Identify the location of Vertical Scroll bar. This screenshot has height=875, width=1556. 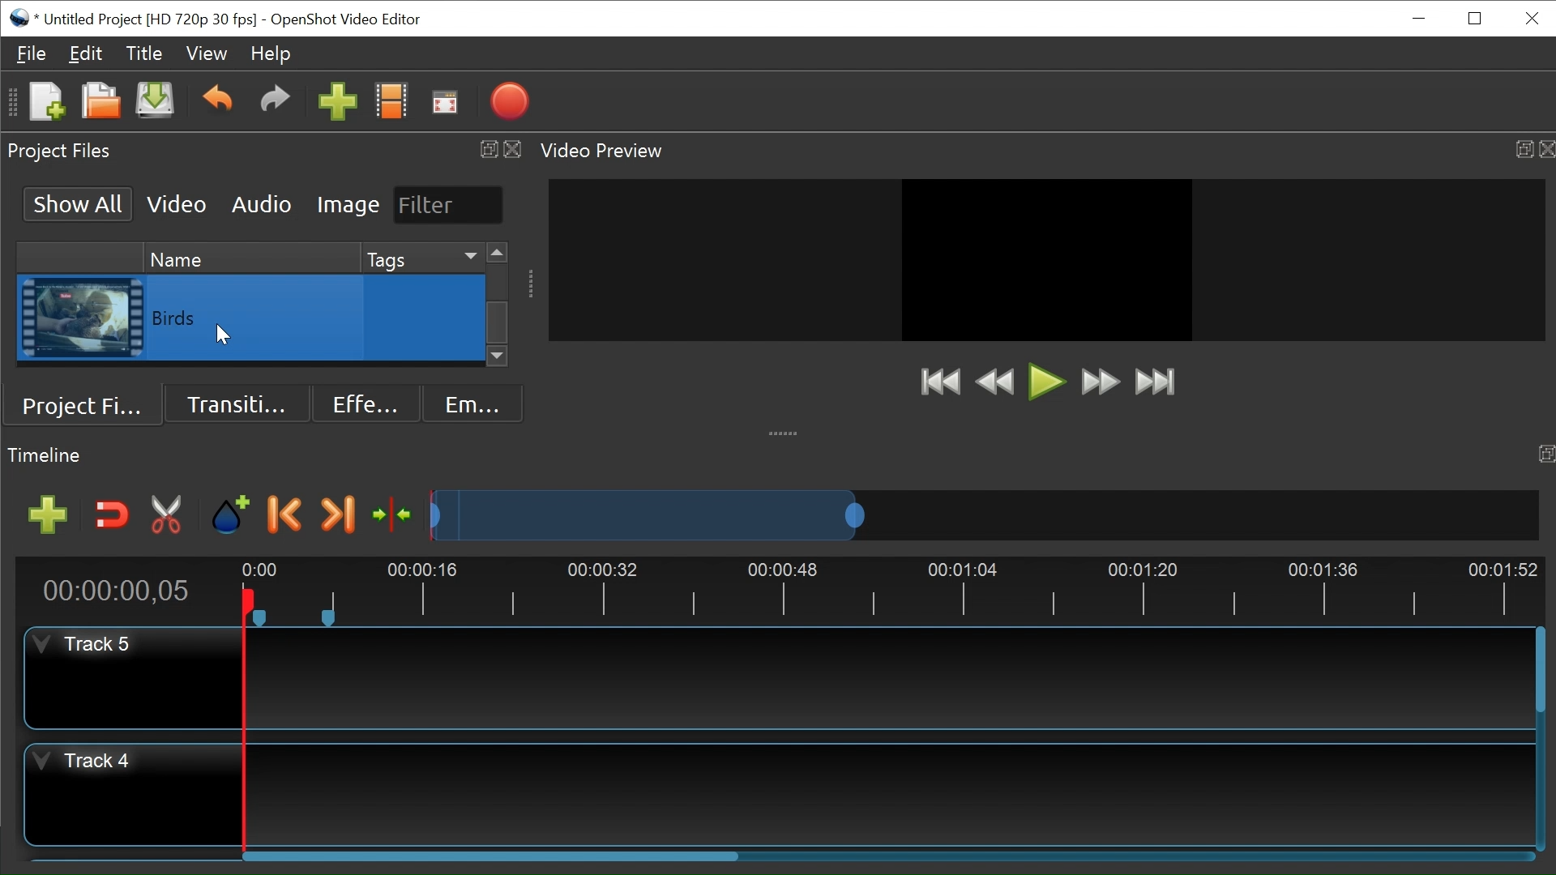
(498, 322).